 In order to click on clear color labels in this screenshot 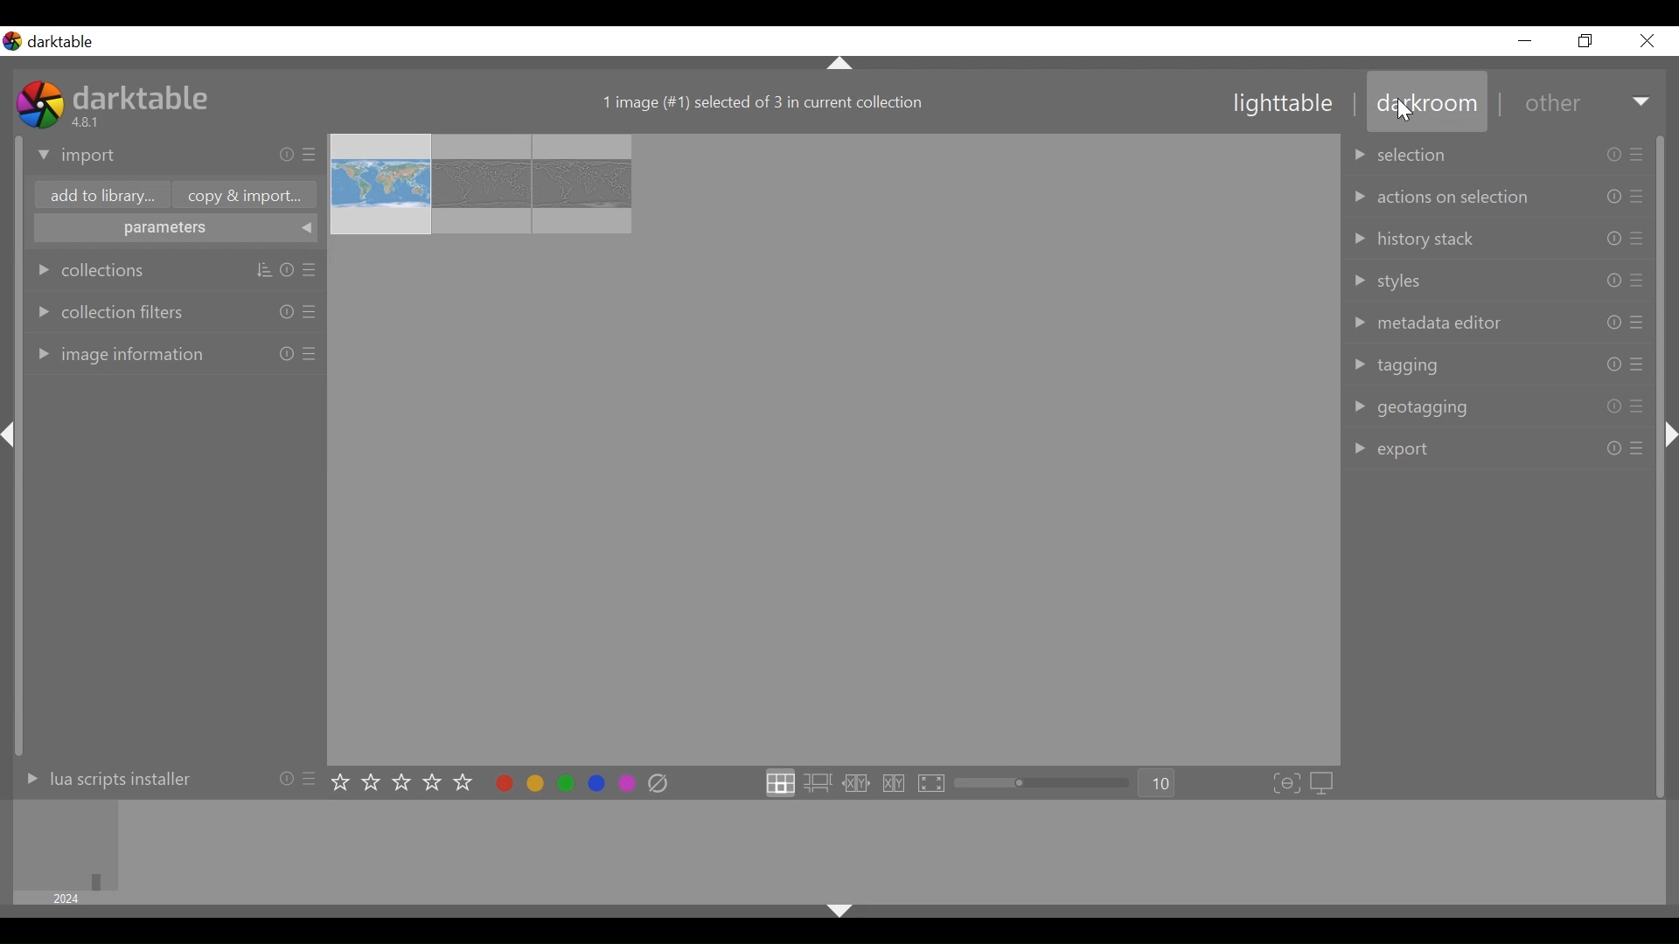, I will do `click(658, 784)`.